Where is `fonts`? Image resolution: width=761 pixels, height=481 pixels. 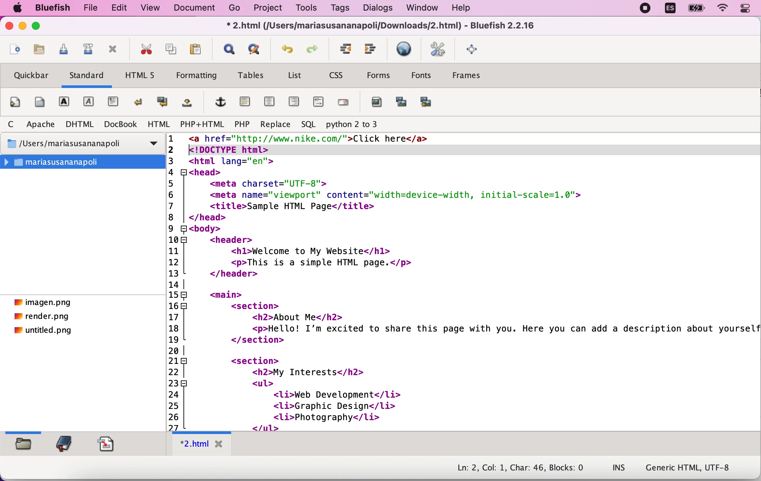 fonts is located at coordinates (422, 77).